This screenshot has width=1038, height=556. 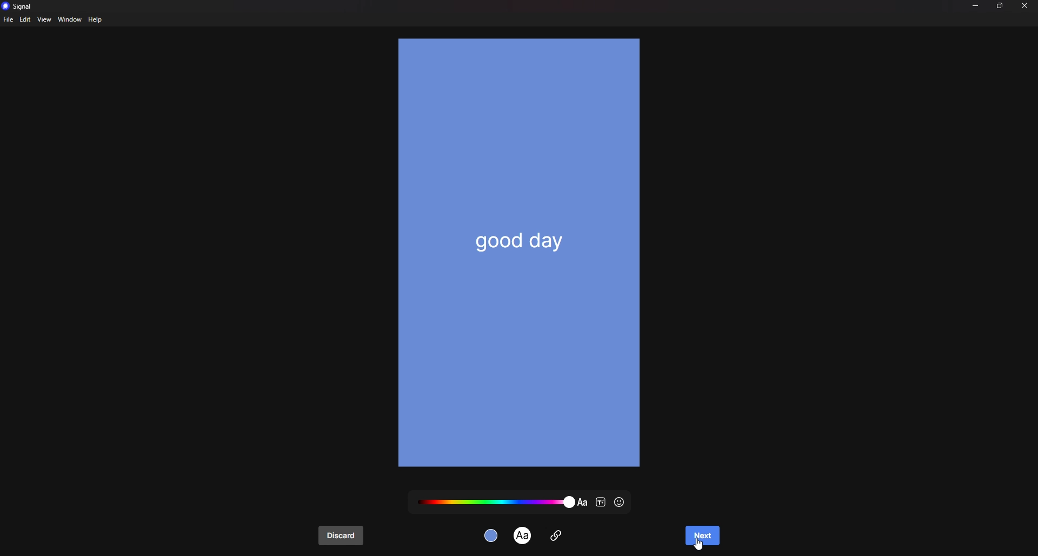 What do you see at coordinates (975, 5) in the screenshot?
I see `minimize` at bounding box center [975, 5].